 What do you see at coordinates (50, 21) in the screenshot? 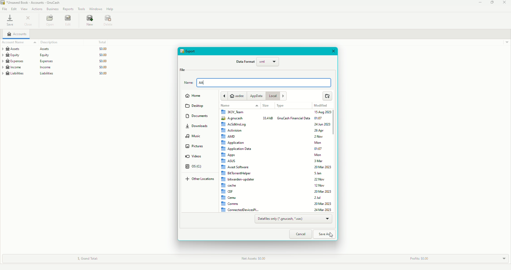
I see `Open` at bounding box center [50, 21].